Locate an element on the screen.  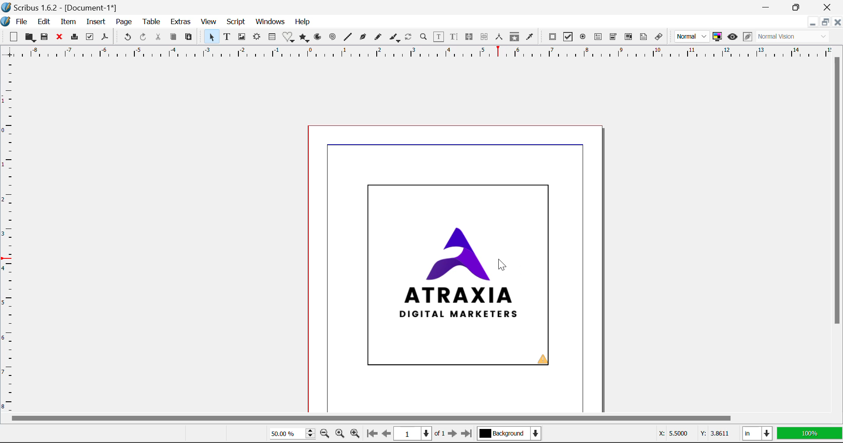
Undo is located at coordinates (126, 37).